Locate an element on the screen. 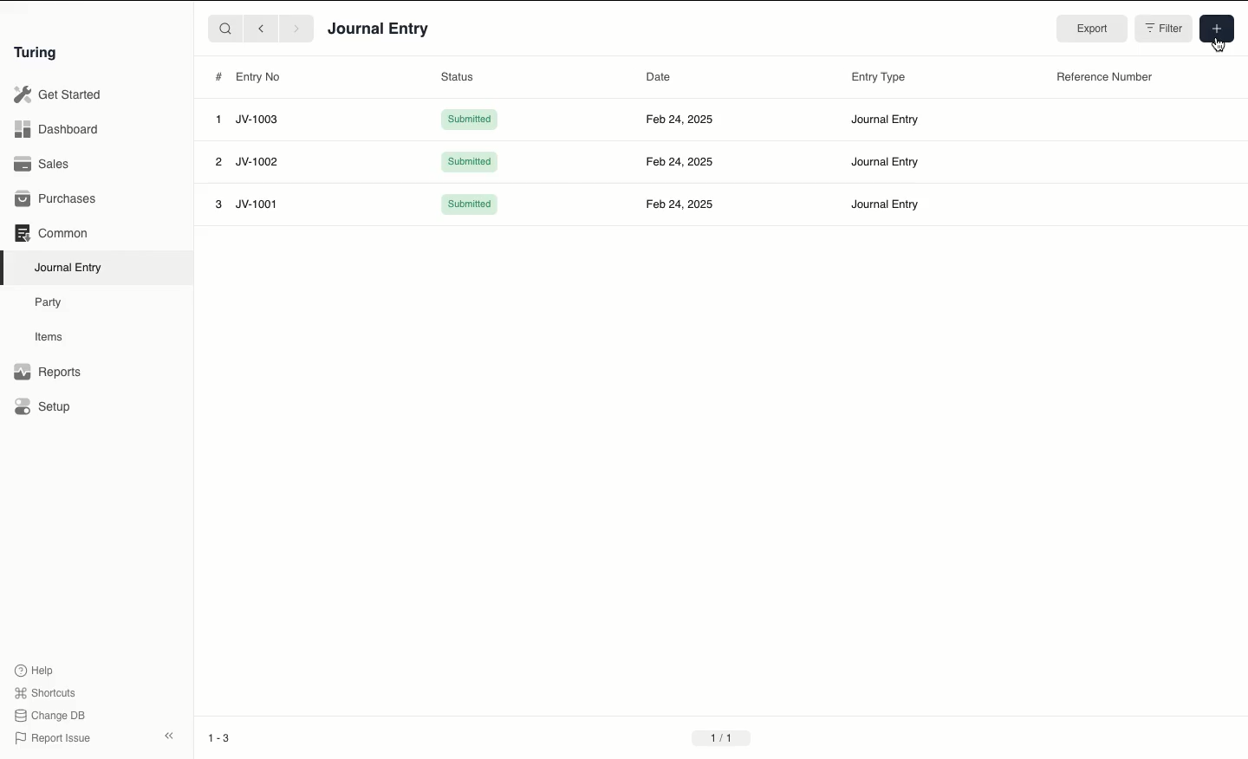  Export is located at coordinates (1089, 29).